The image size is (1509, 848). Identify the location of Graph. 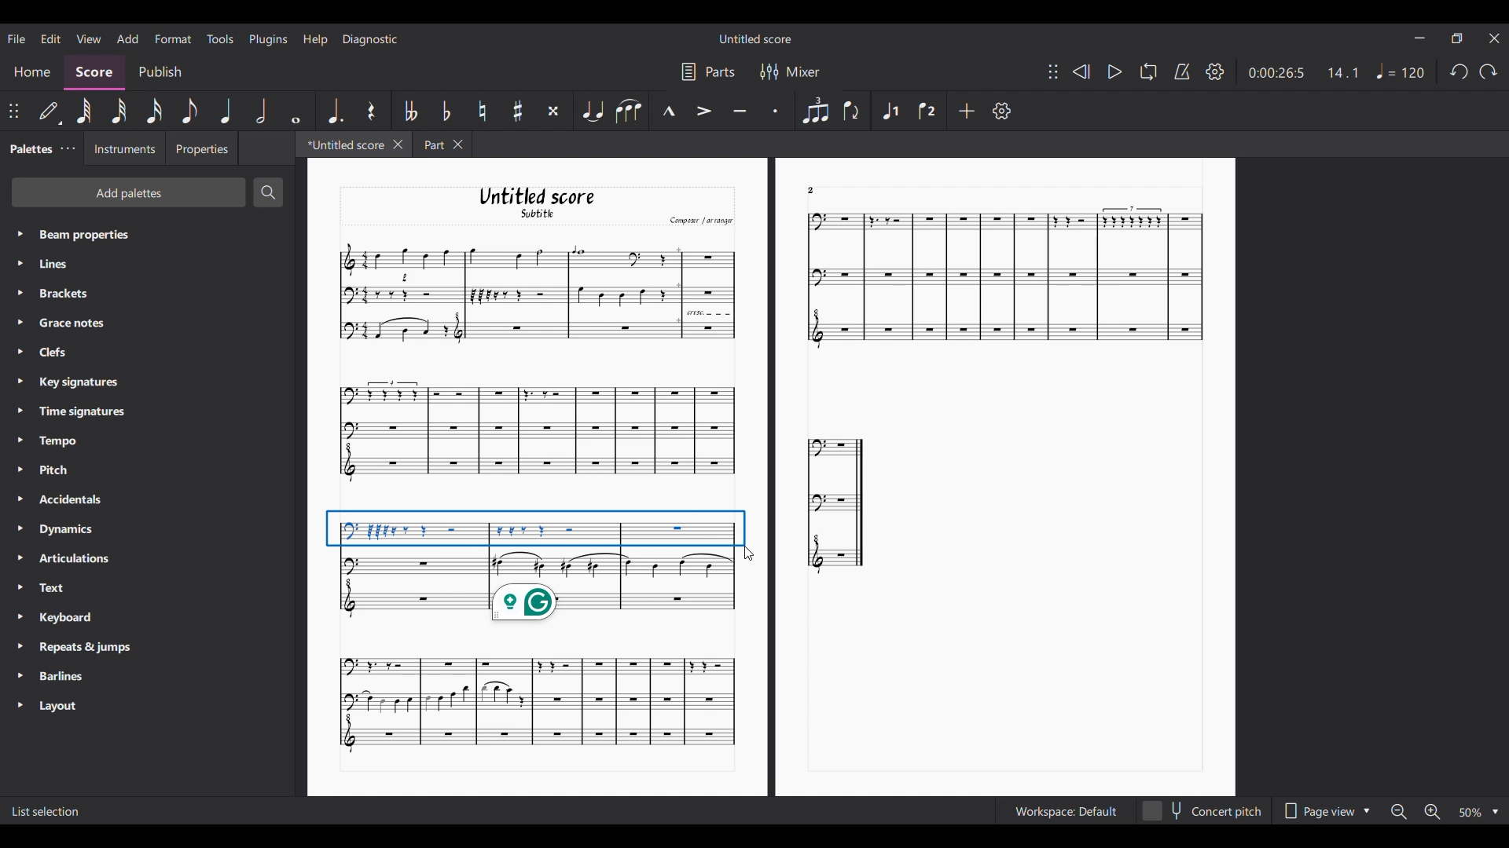
(998, 280).